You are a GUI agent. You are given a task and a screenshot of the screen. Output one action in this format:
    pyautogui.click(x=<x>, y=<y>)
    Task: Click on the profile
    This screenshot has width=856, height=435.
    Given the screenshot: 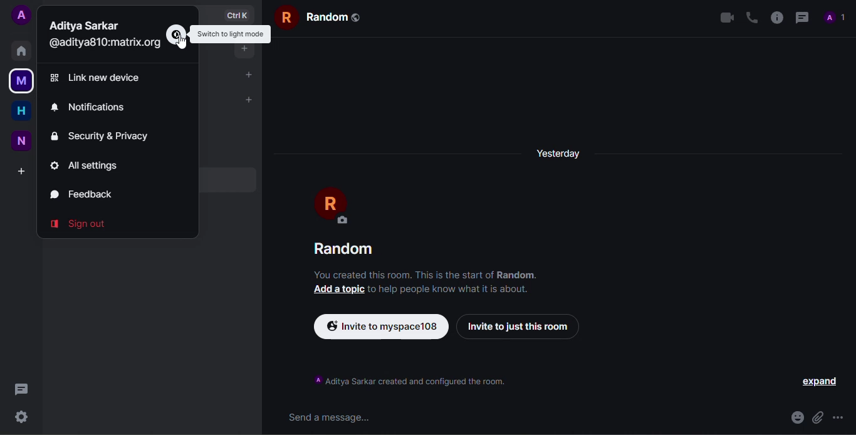 What is the action you would take?
    pyautogui.click(x=837, y=17)
    